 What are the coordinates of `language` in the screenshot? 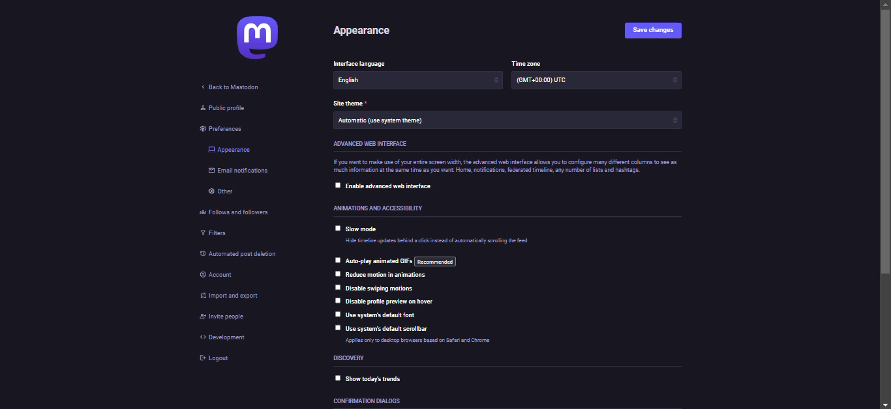 It's located at (372, 80).